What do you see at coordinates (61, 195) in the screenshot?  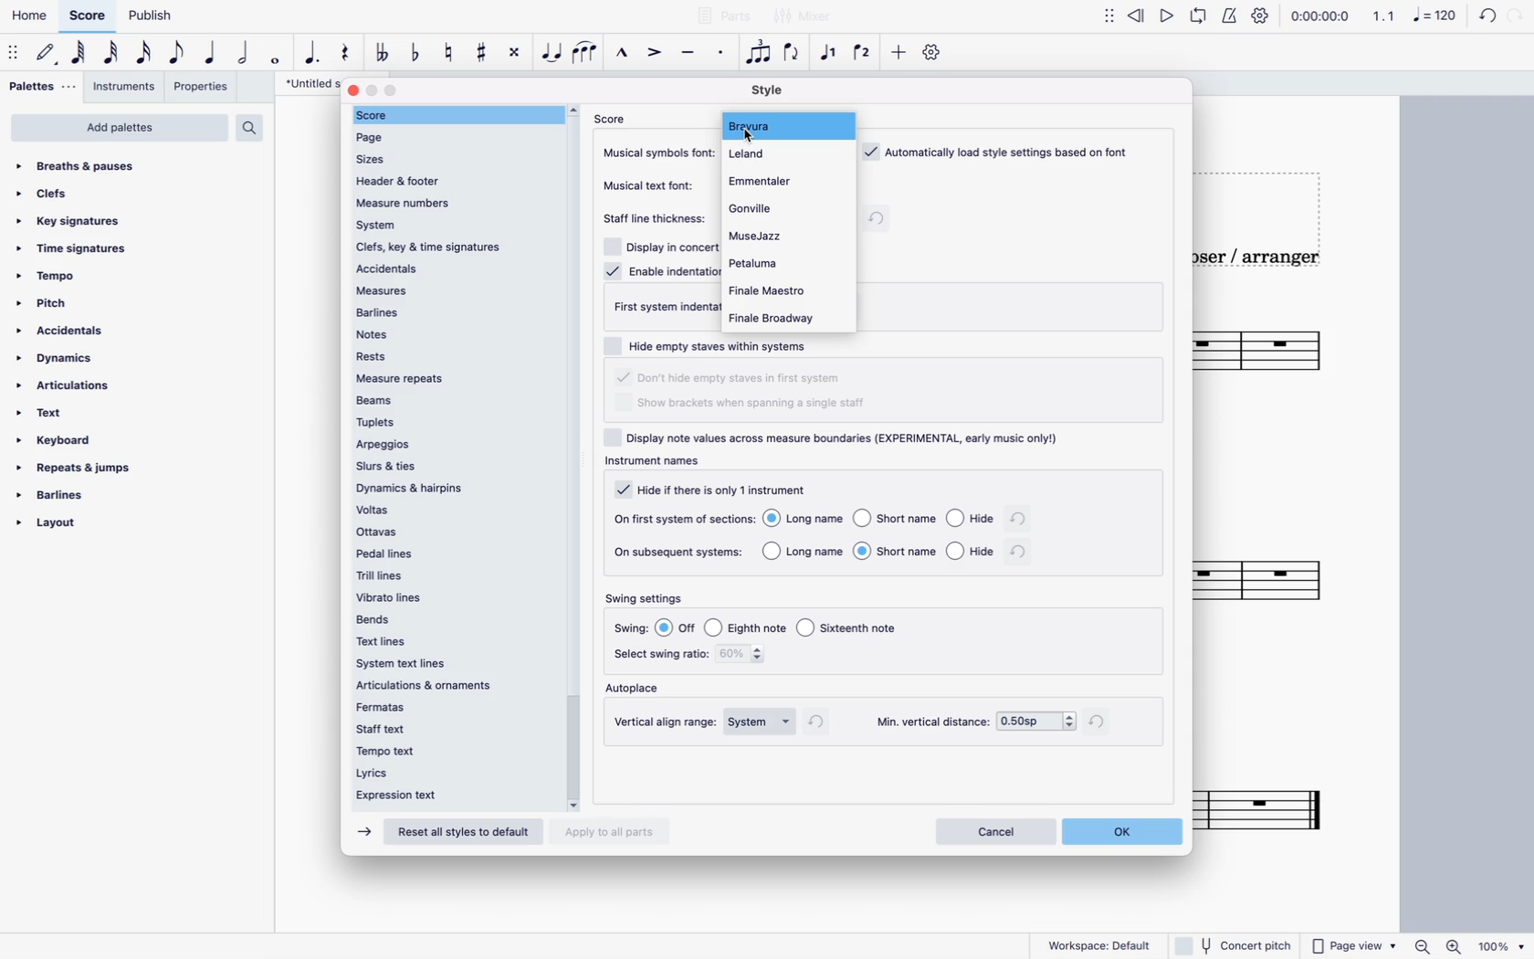 I see `clefs` at bounding box center [61, 195].